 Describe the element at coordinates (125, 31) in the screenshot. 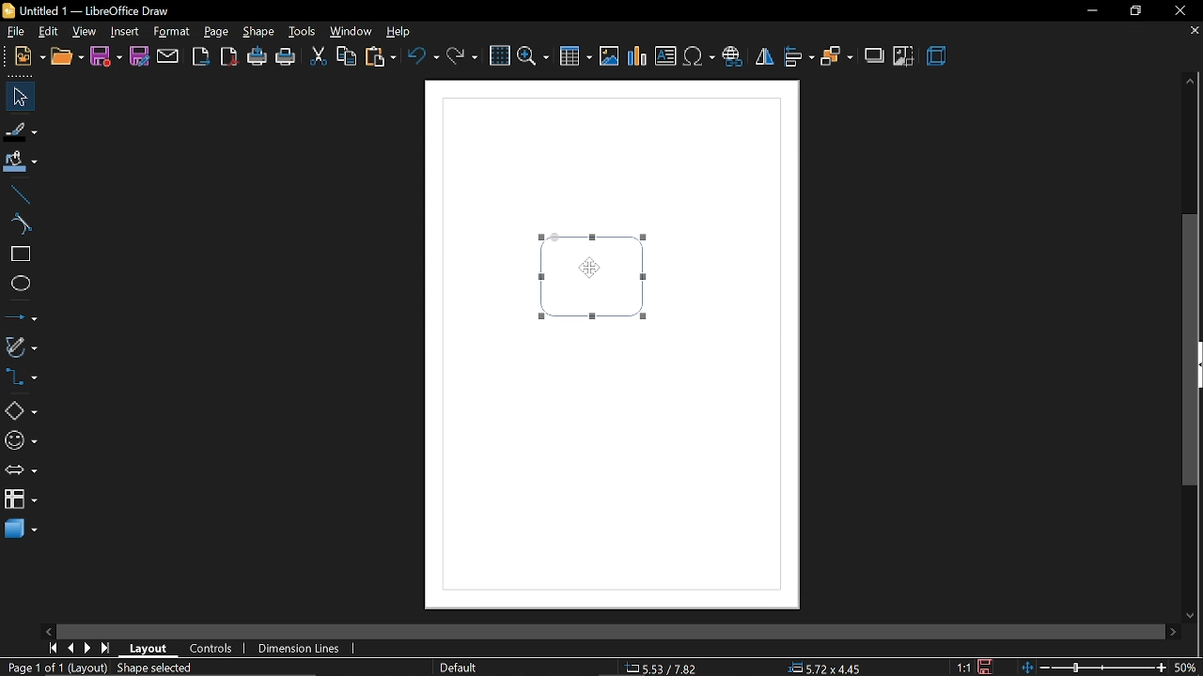

I see `insert` at that location.